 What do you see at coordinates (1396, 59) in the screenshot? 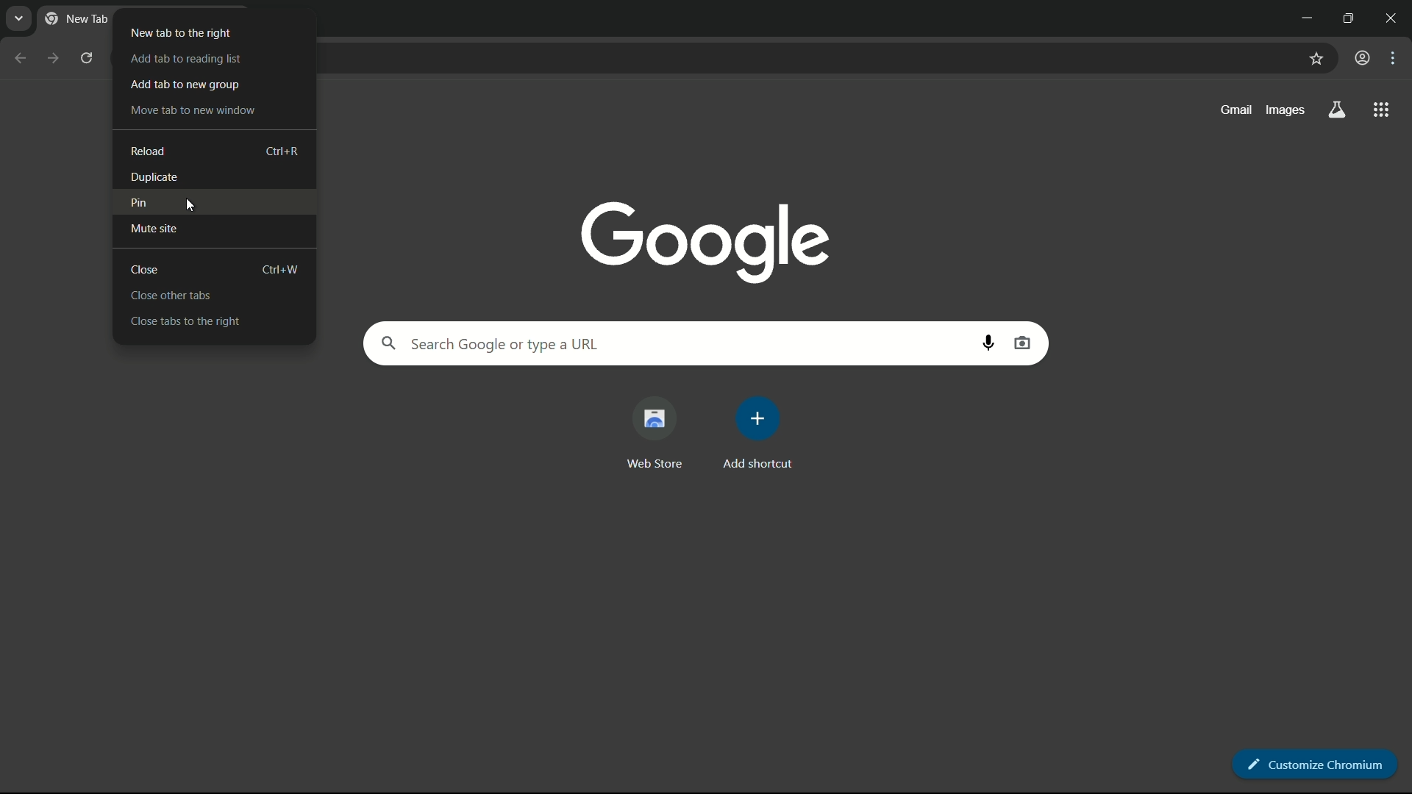
I see `customize` at bounding box center [1396, 59].